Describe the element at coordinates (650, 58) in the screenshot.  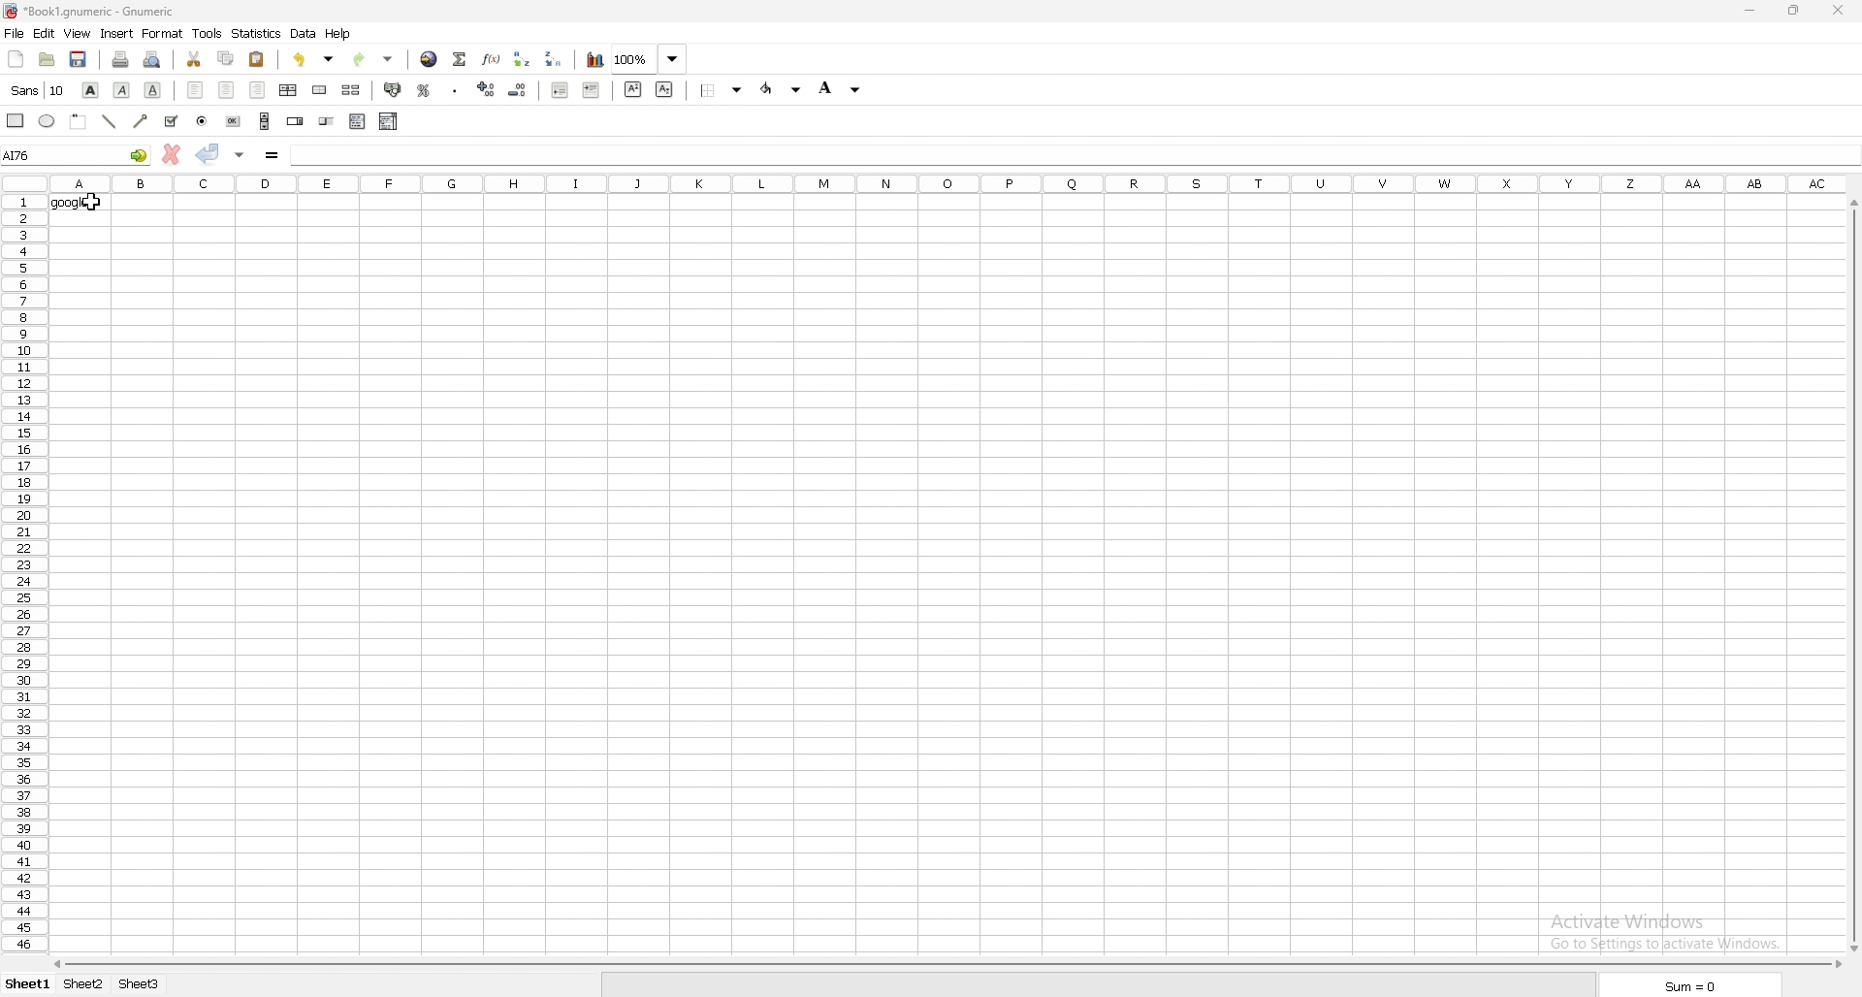
I see `zoom` at that location.